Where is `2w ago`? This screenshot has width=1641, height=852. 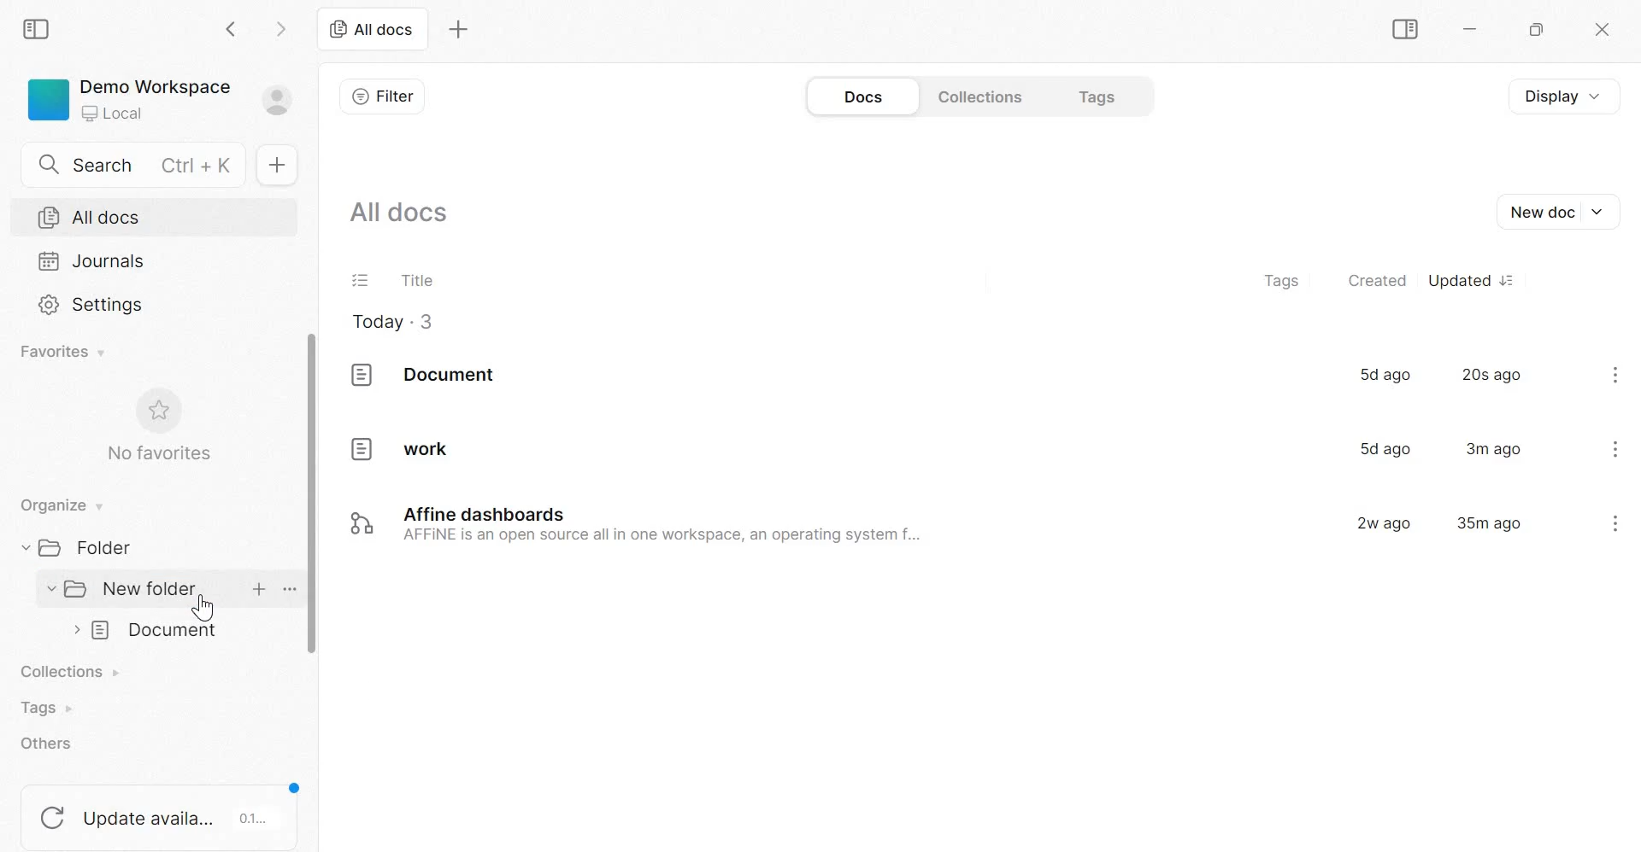
2w ago is located at coordinates (1386, 523).